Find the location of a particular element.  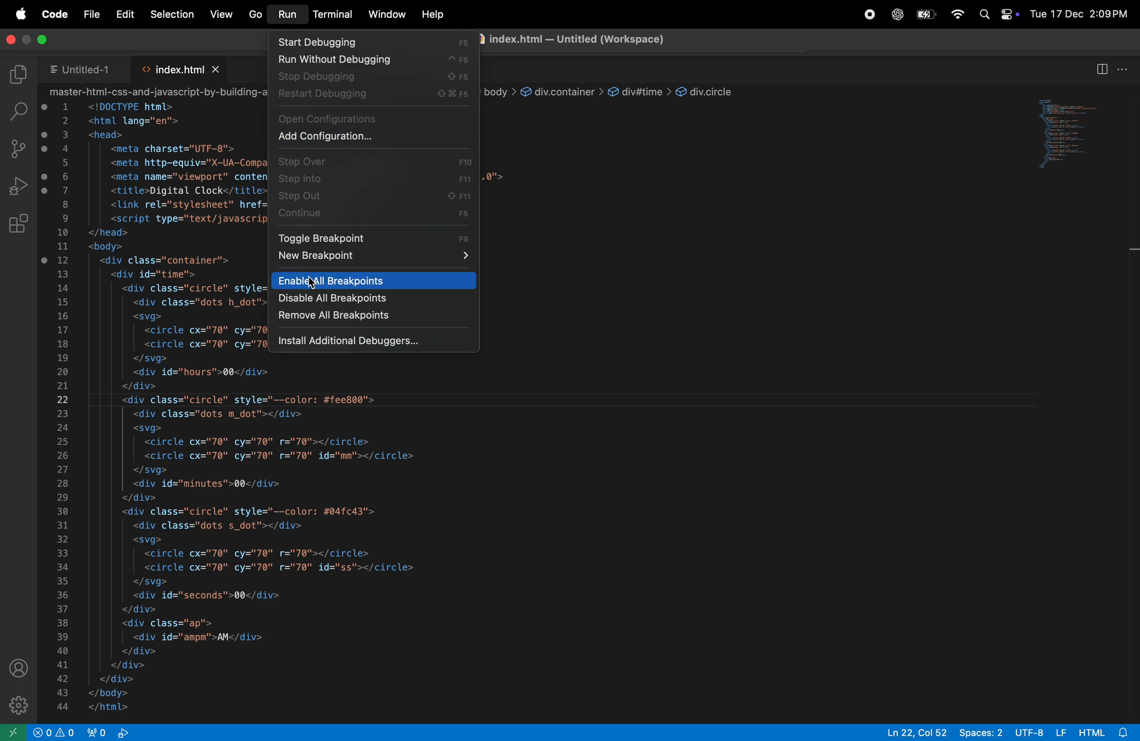

apple widgets is located at coordinates (1008, 14).